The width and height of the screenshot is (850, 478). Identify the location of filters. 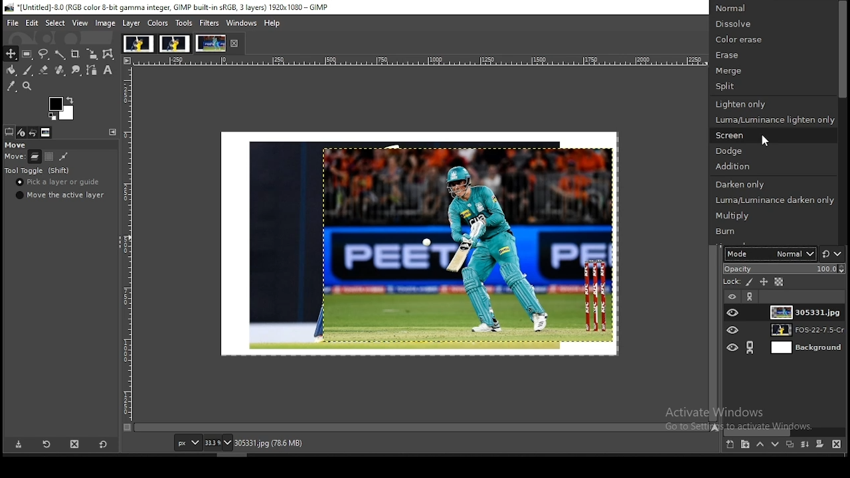
(209, 22).